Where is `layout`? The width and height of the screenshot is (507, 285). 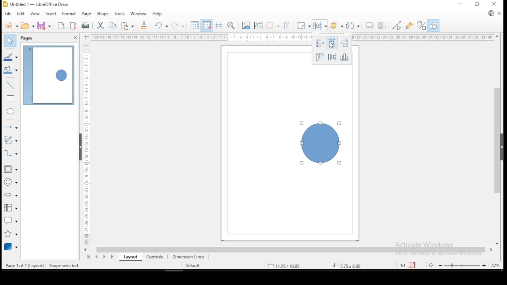
layout is located at coordinates (129, 257).